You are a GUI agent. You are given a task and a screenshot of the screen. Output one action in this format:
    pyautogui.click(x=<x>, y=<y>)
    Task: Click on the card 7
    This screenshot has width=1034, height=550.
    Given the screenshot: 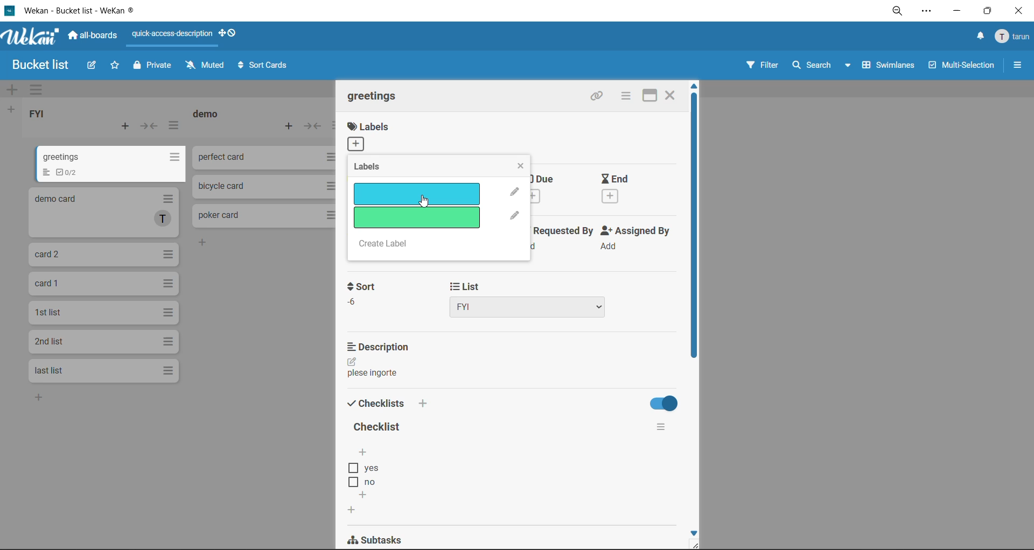 What is the action you would take?
    pyautogui.click(x=101, y=370)
    